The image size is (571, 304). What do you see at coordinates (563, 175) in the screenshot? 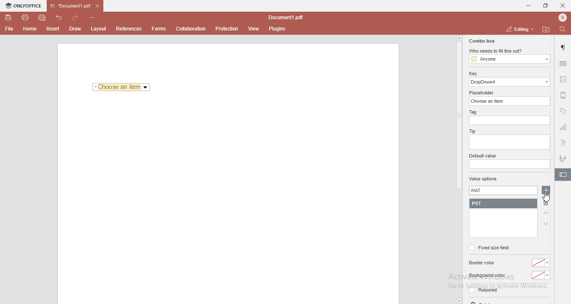
I see `highlighted` at bounding box center [563, 175].